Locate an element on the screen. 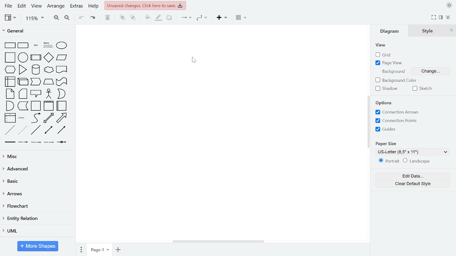 The height and width of the screenshot is (256, 456). arrows is located at coordinates (36, 194).